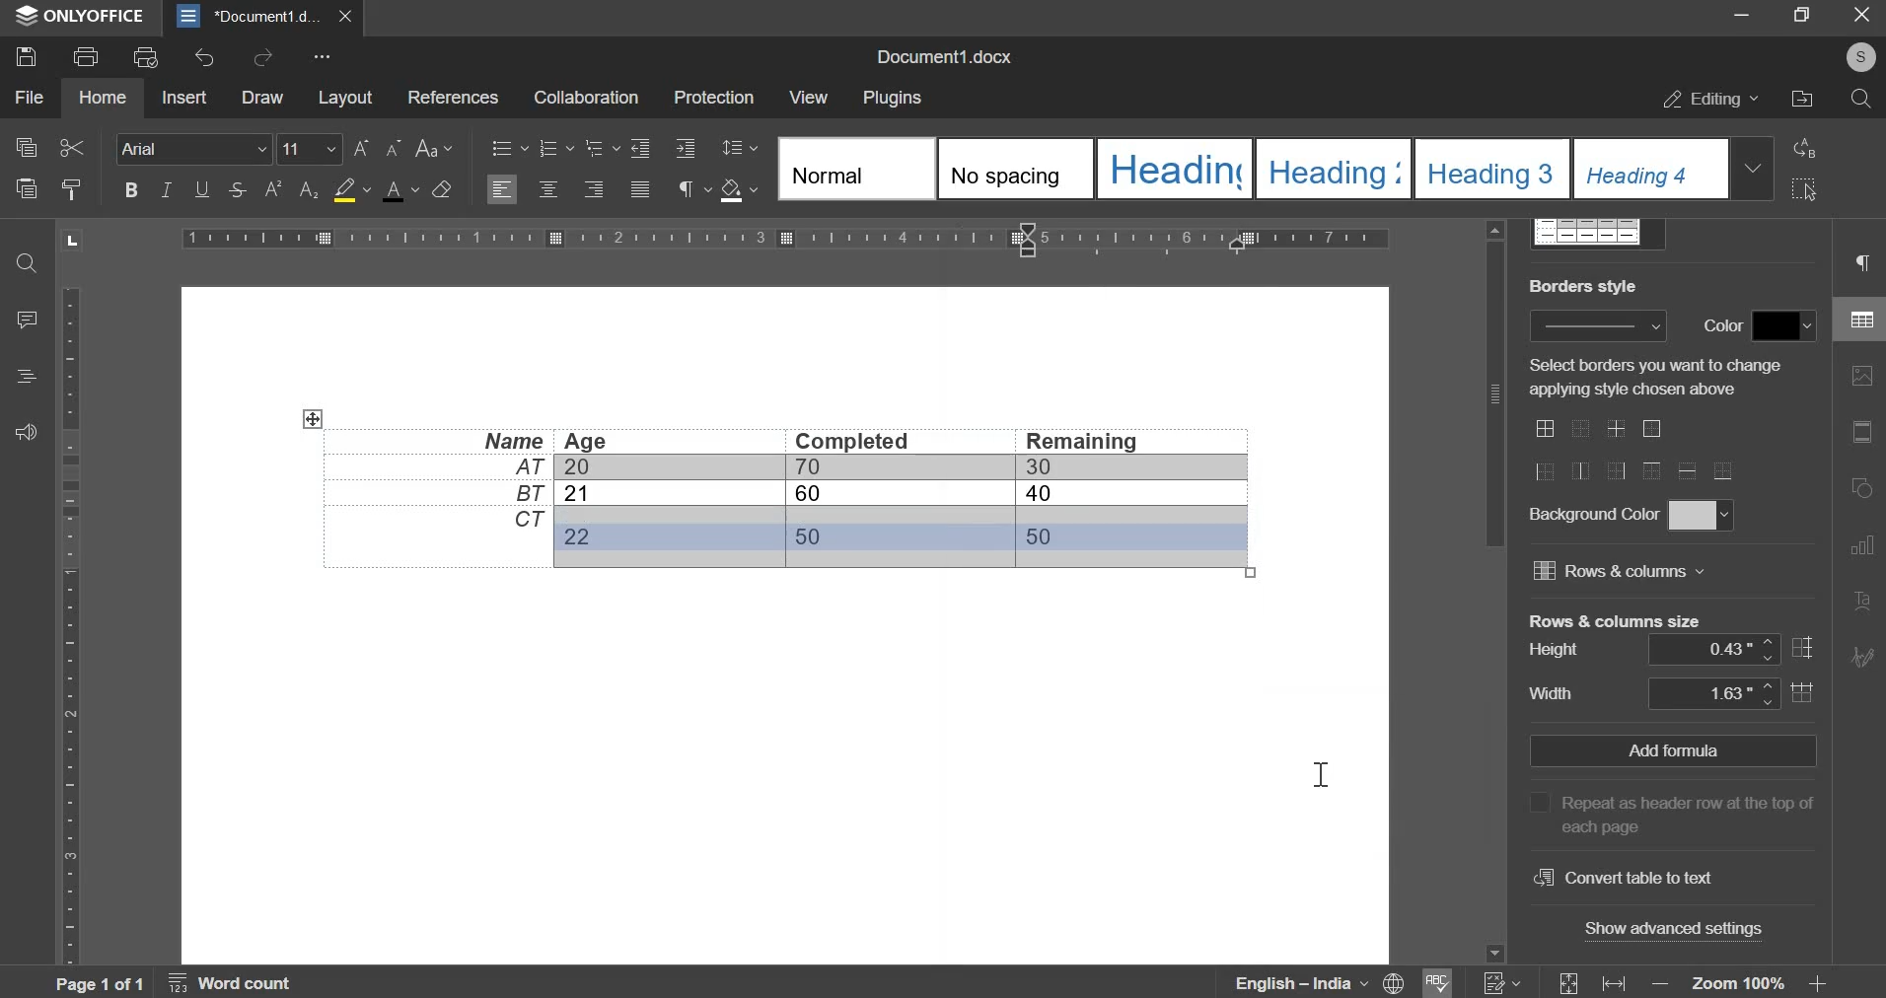  Describe the element at coordinates (1729, 649) in the screenshot. I see `row height` at that location.